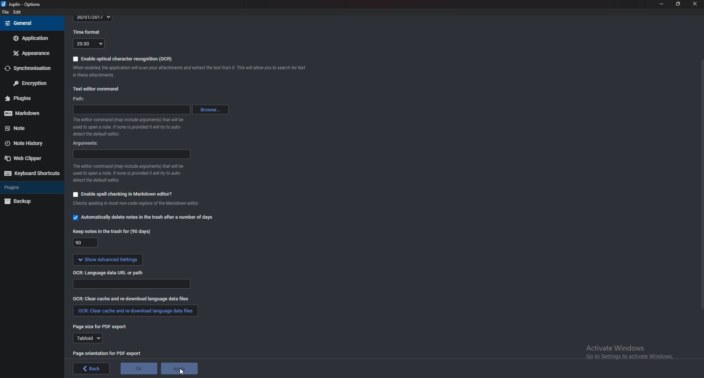  What do you see at coordinates (102, 327) in the screenshot?
I see `page size for pdf export` at bounding box center [102, 327].